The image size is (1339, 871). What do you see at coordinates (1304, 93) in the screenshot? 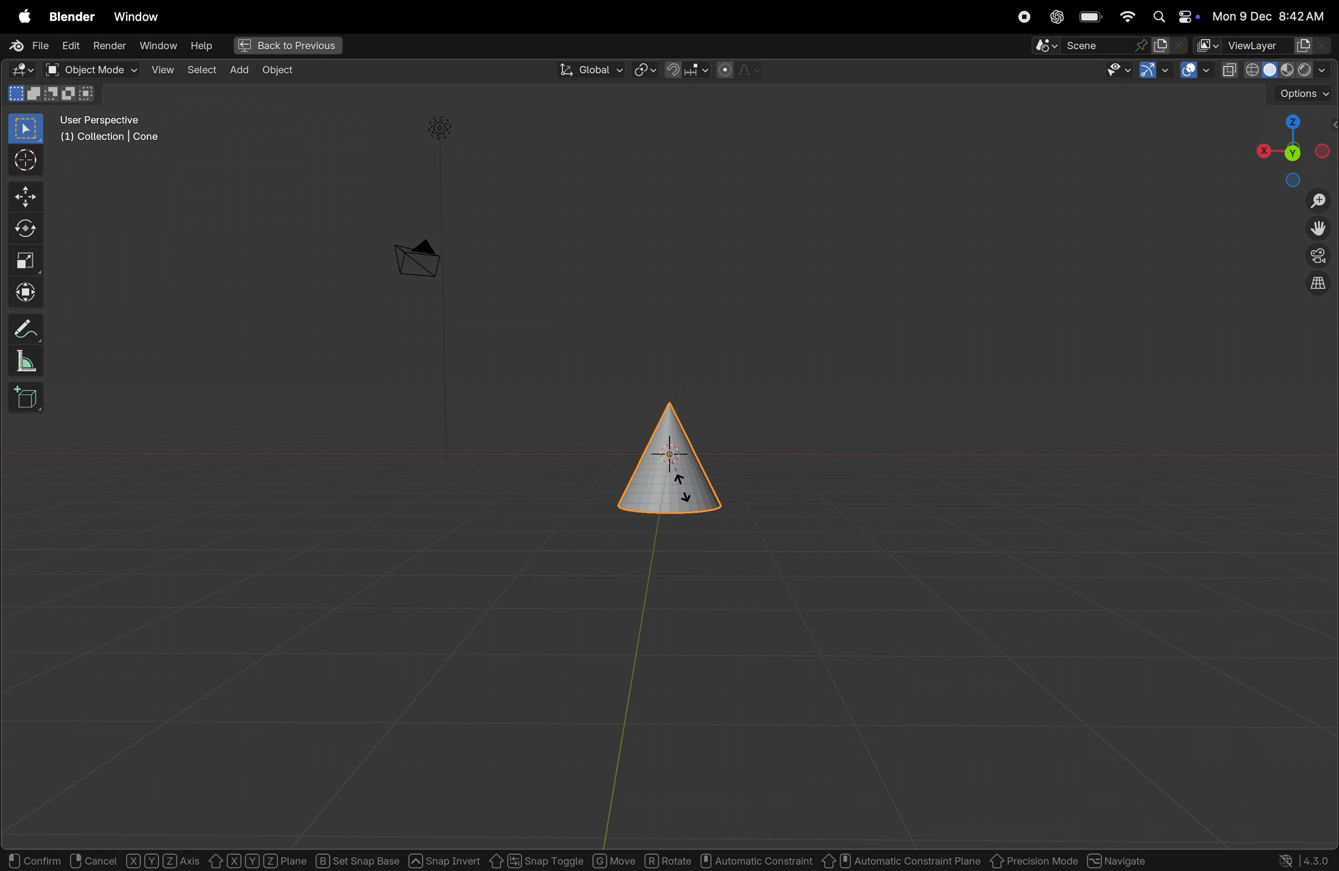
I see `options` at bounding box center [1304, 93].